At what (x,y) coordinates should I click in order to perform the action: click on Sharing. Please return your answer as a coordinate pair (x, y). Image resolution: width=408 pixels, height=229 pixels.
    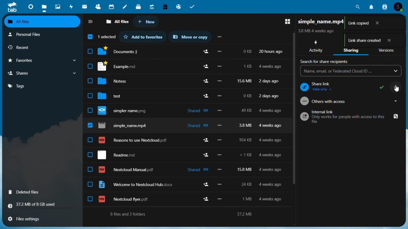
    Looking at the image, I should click on (351, 47).